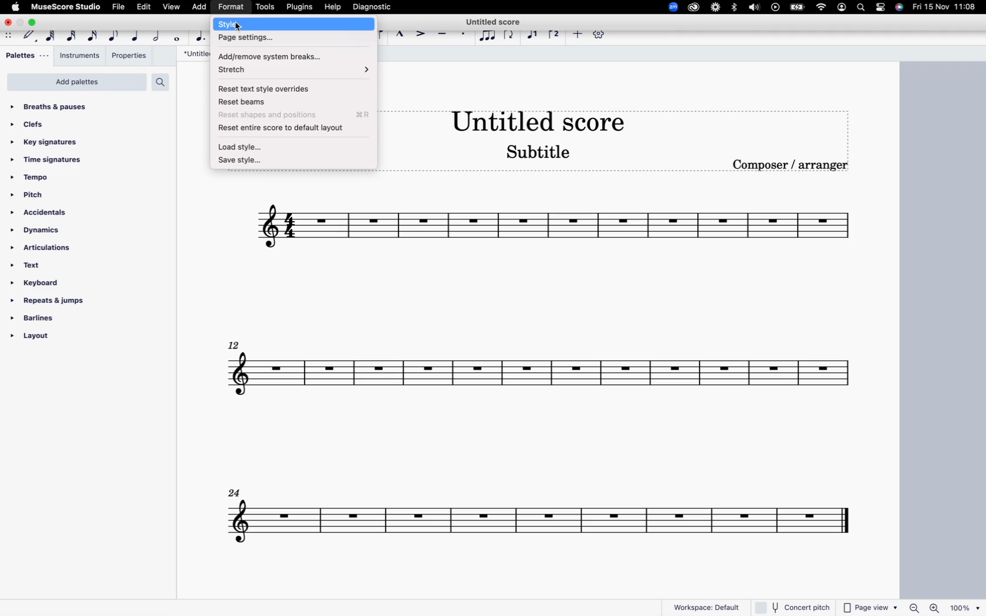 The image size is (986, 616). Describe the element at coordinates (201, 35) in the screenshot. I see `augmentation dot` at that location.